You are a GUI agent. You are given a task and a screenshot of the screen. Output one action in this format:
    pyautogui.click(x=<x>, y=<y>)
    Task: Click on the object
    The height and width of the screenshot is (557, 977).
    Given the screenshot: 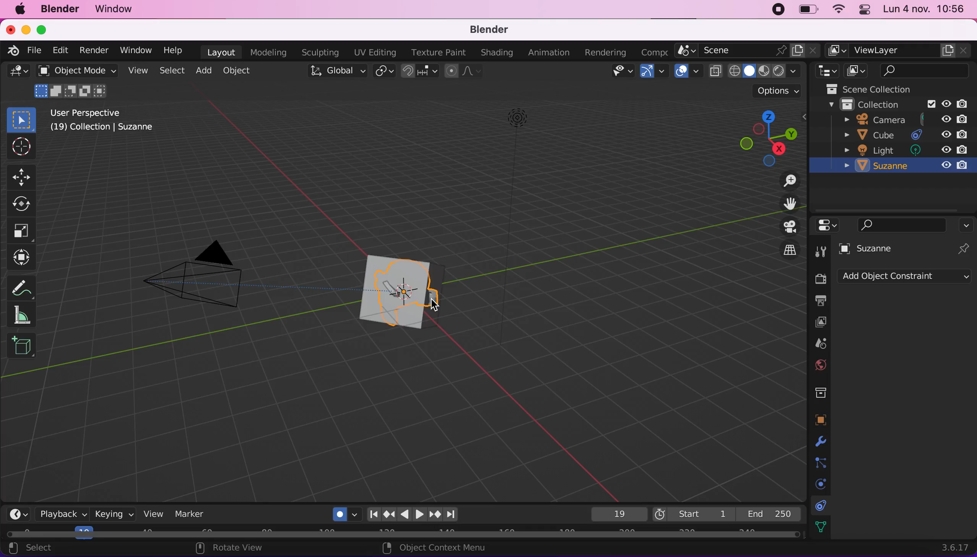 What is the action you would take?
    pyautogui.click(x=820, y=417)
    